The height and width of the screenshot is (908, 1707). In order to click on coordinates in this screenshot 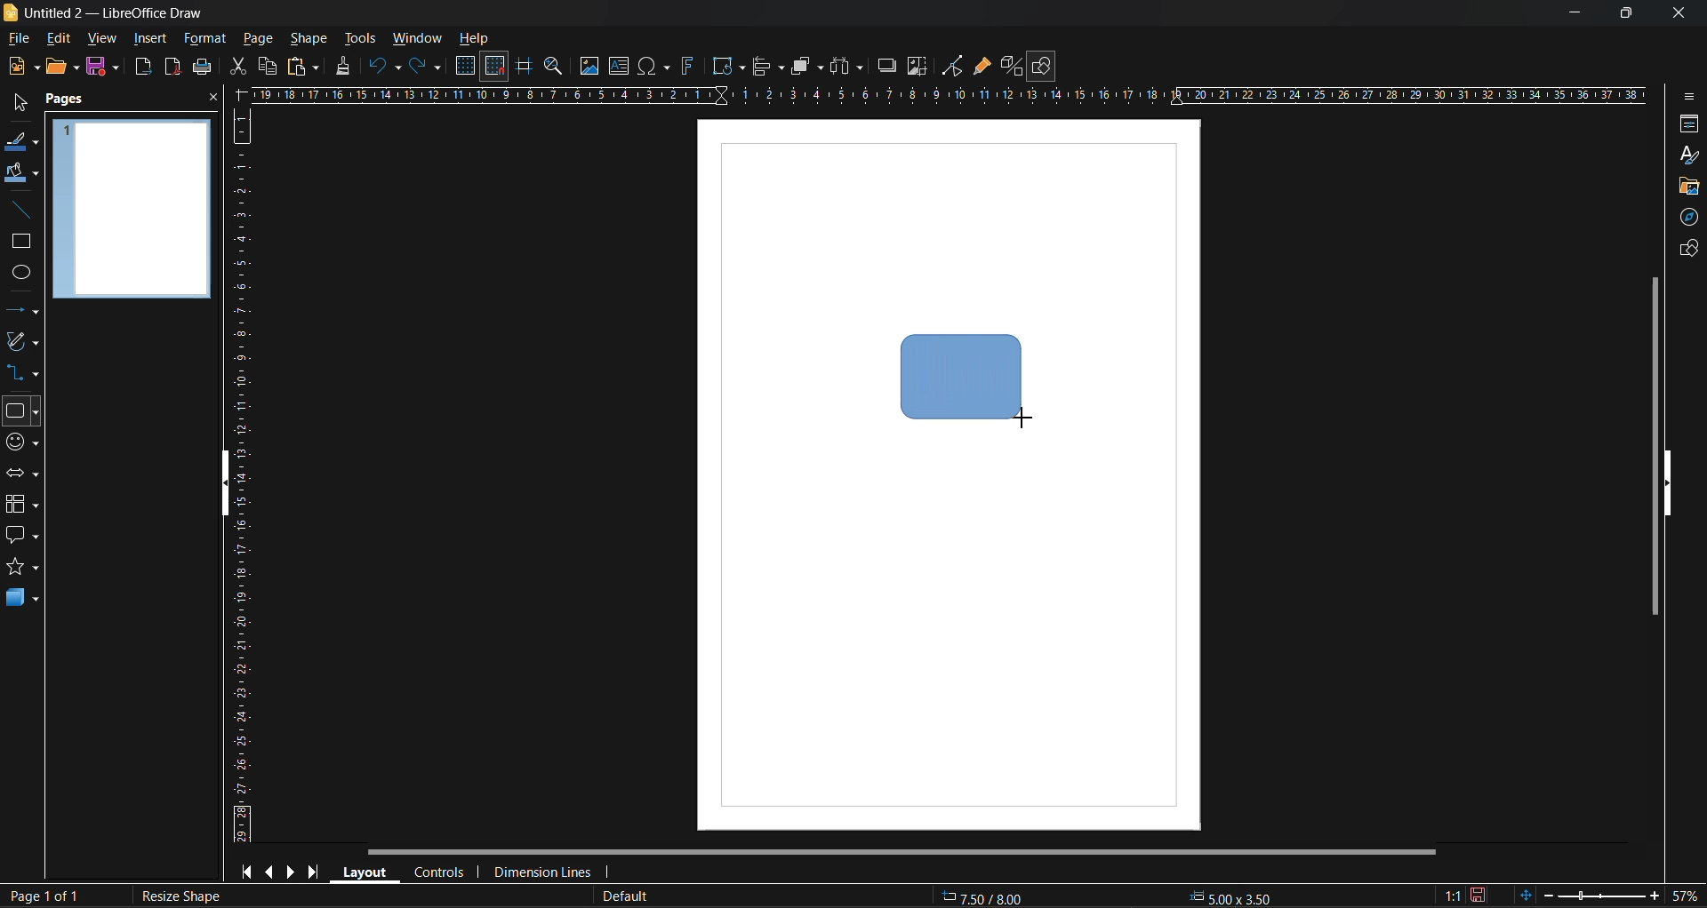, I will do `click(1104, 897)`.